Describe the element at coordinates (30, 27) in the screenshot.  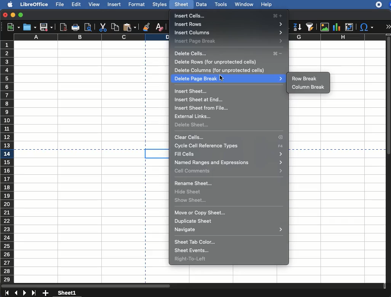
I see `open` at that location.